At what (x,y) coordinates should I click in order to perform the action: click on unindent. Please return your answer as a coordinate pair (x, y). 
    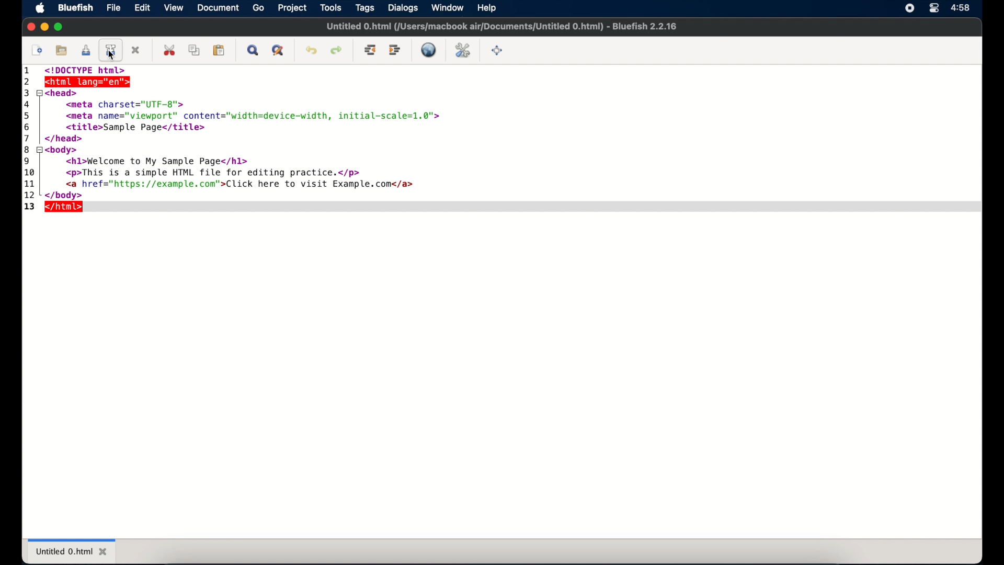
    Looking at the image, I should click on (371, 50).